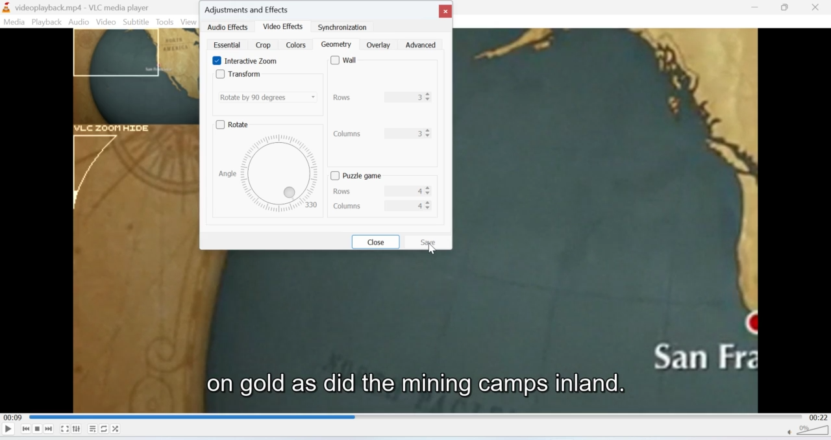 Image resolution: width=831 pixels, height=440 pixels. Describe the element at coordinates (65, 430) in the screenshot. I see `Fullscreen` at that location.